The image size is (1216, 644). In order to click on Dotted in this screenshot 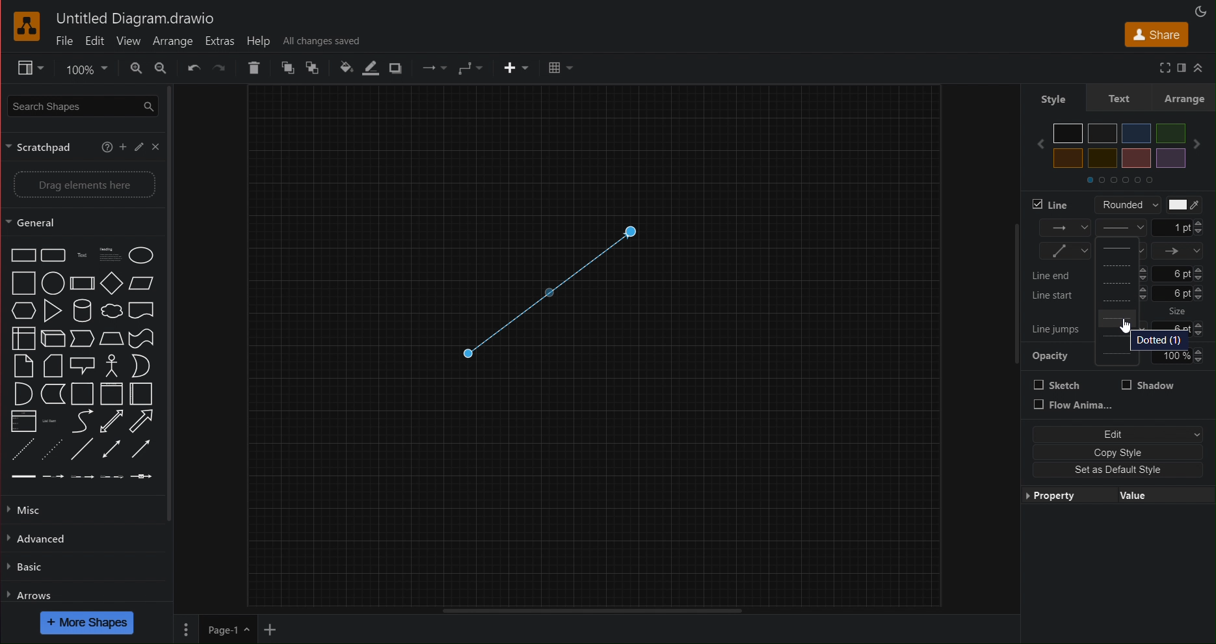, I will do `click(1160, 340)`.